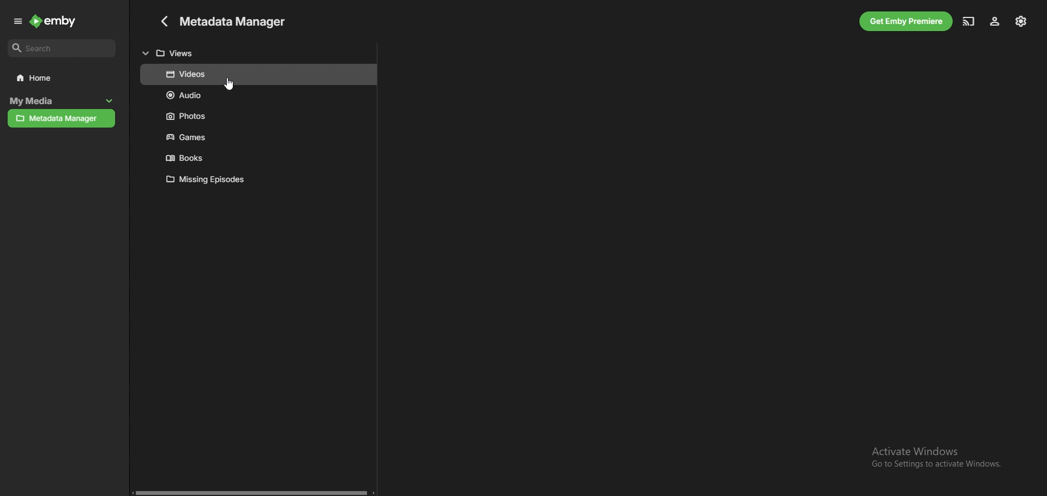  I want to click on Cursor, so click(230, 85).